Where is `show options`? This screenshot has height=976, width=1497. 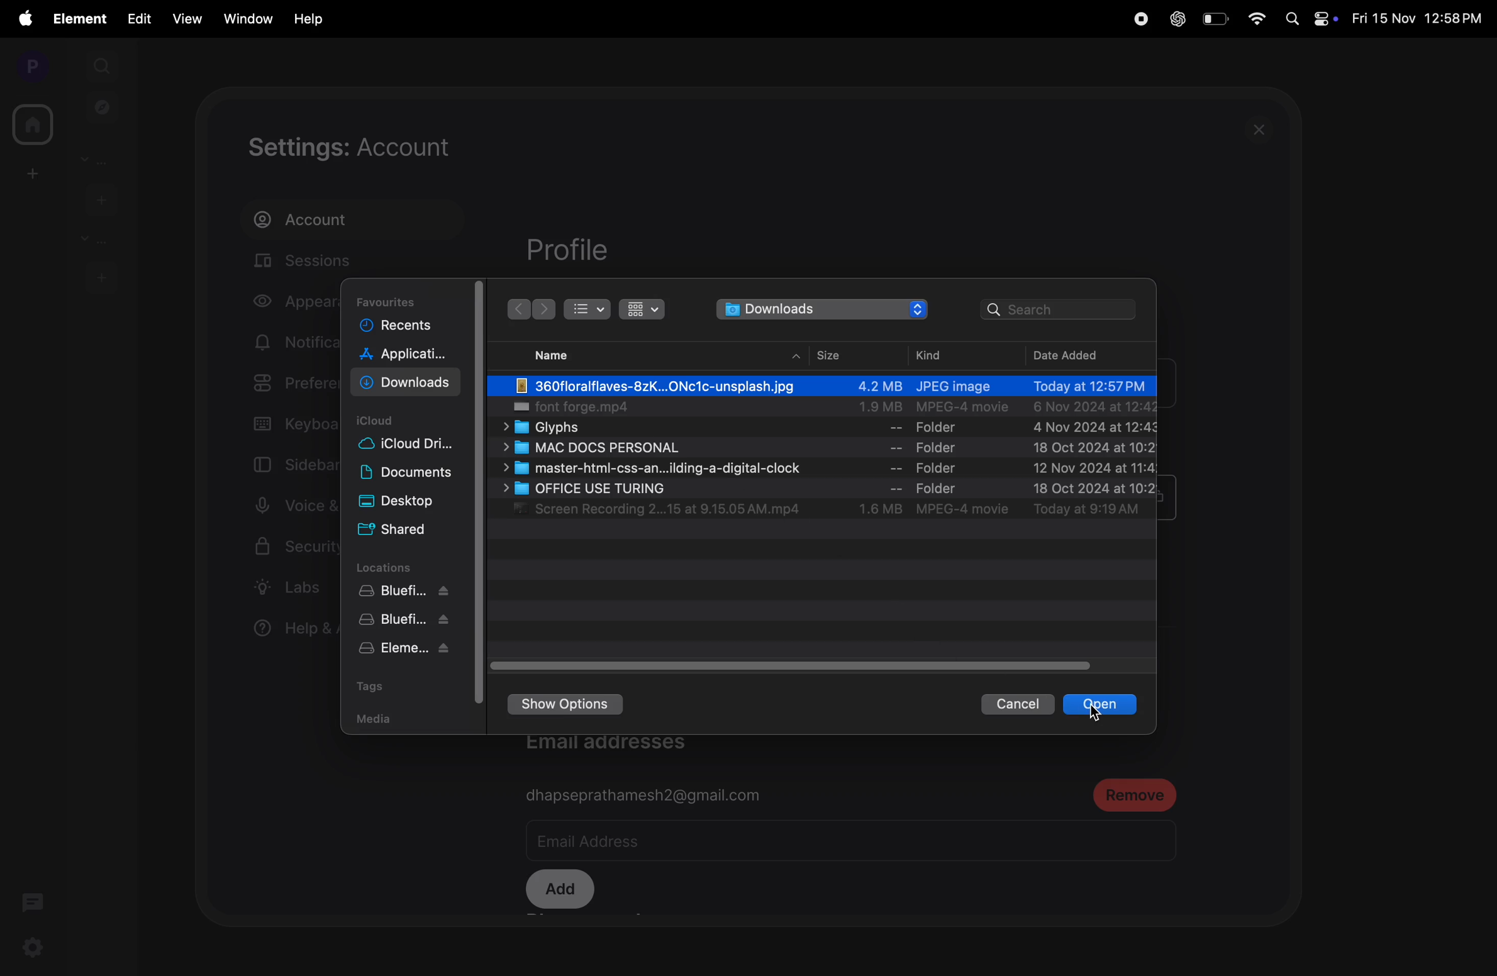 show options is located at coordinates (577, 704).